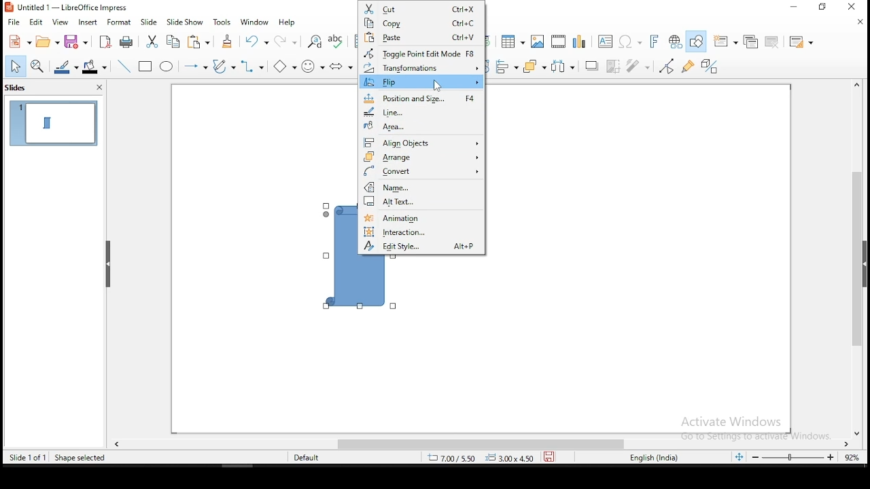 The height and width of the screenshot is (489, 870). I want to click on slide 1 of 1, so click(27, 456).